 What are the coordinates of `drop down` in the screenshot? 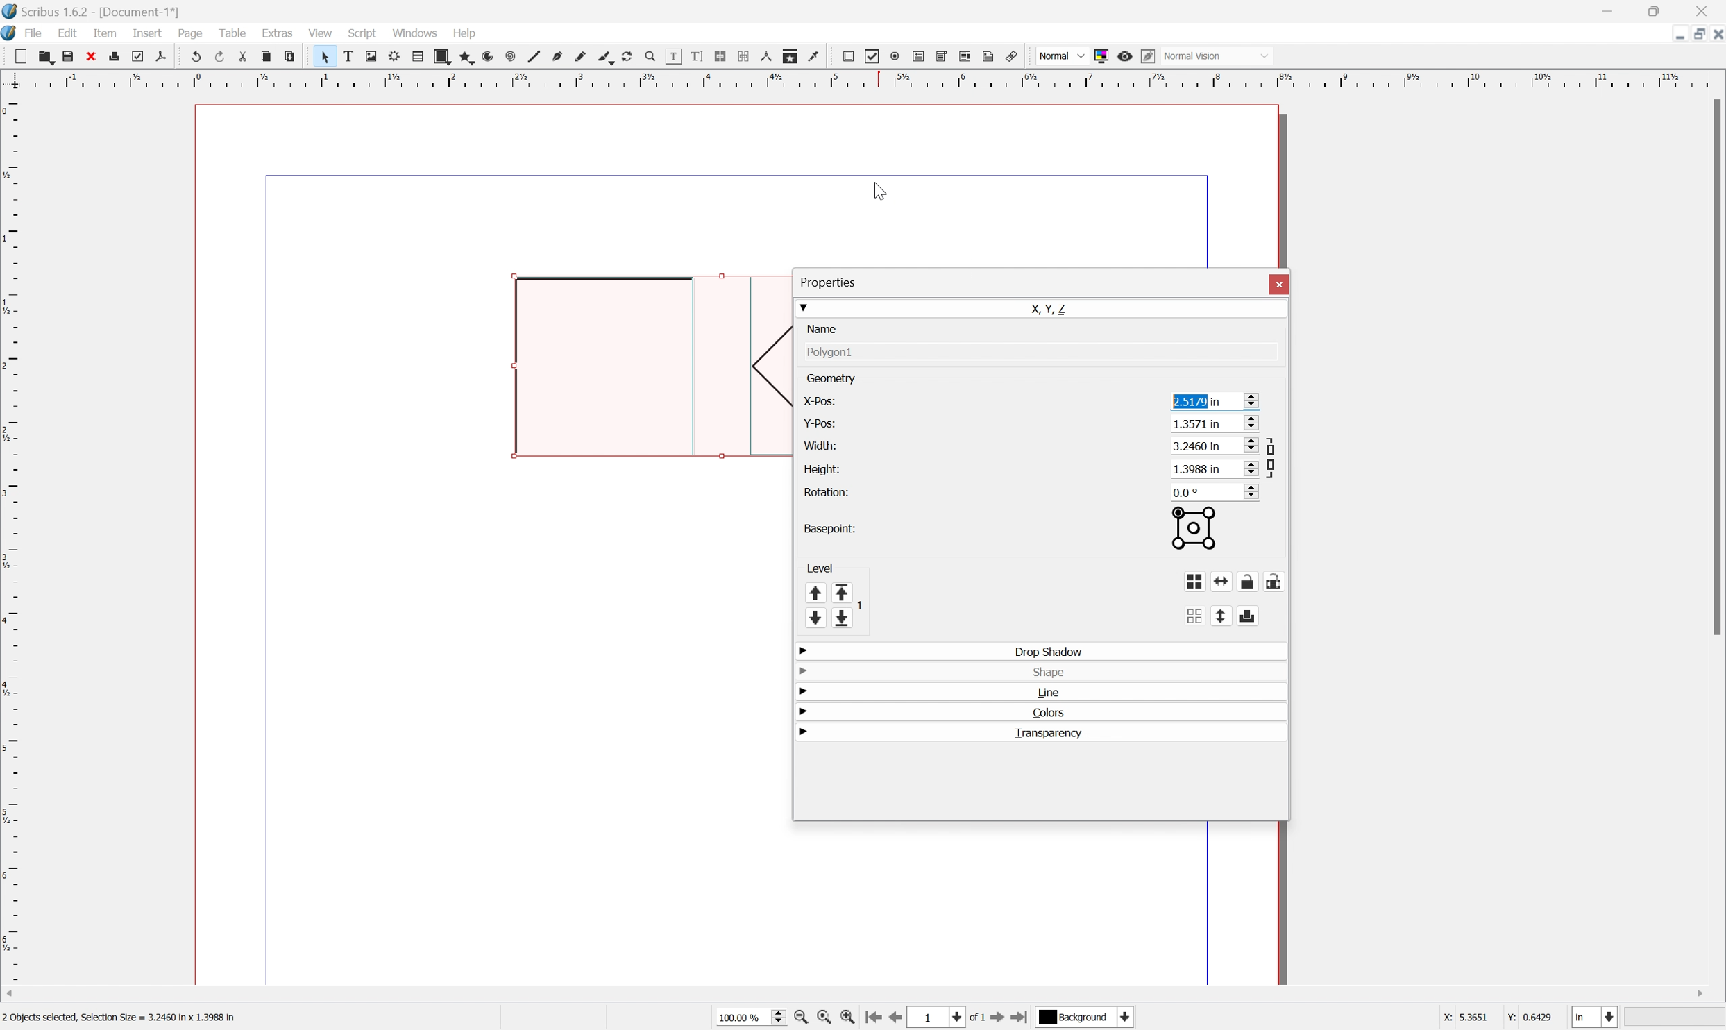 It's located at (804, 732).